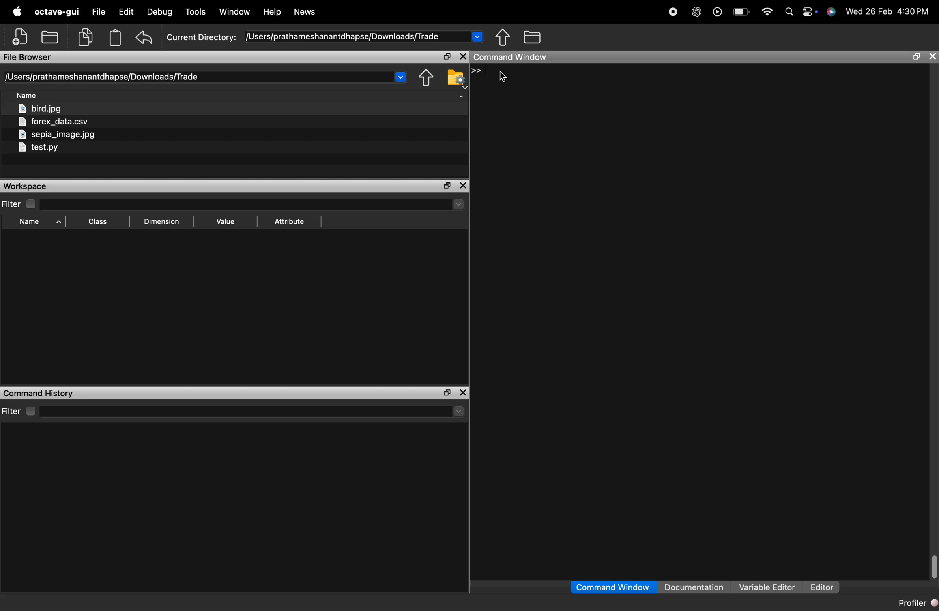 The image size is (939, 611). What do you see at coordinates (115, 37) in the screenshot?
I see `Clipboard ` at bounding box center [115, 37].